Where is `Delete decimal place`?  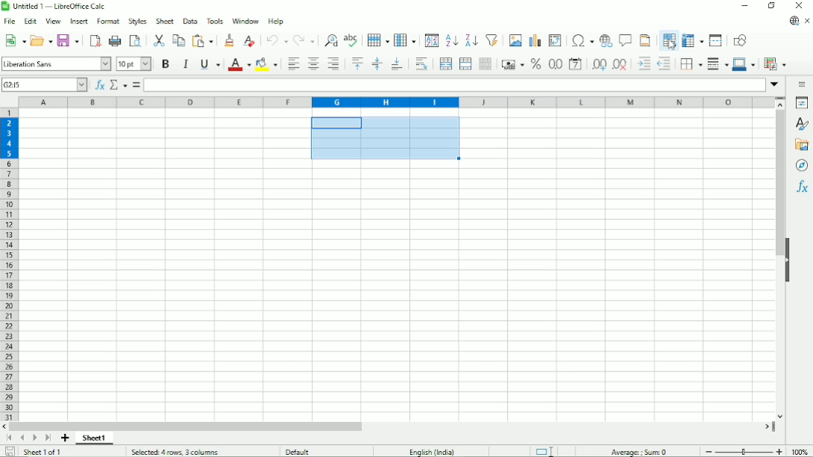 Delete decimal place is located at coordinates (620, 65).